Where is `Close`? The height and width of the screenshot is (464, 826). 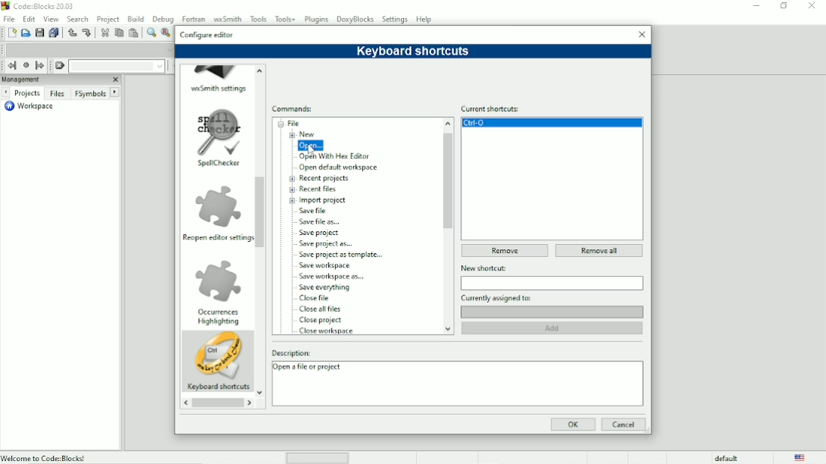
Close is located at coordinates (812, 6).